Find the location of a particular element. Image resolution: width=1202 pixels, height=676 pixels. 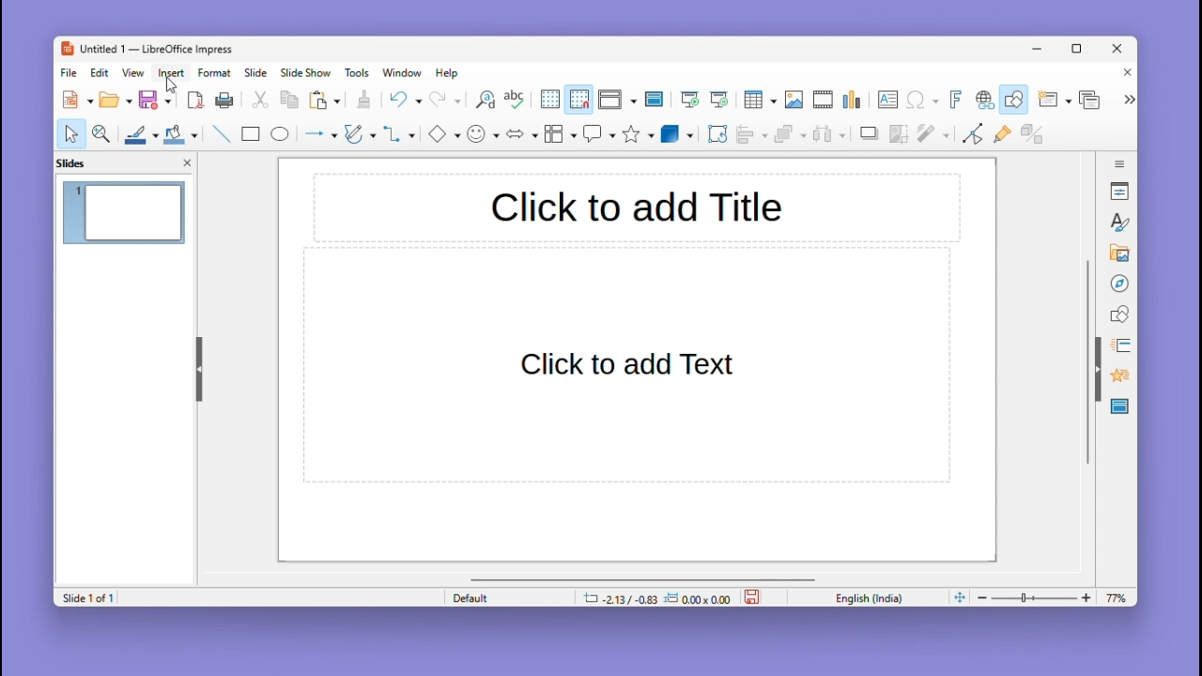

Slide one of one is located at coordinates (85, 598).